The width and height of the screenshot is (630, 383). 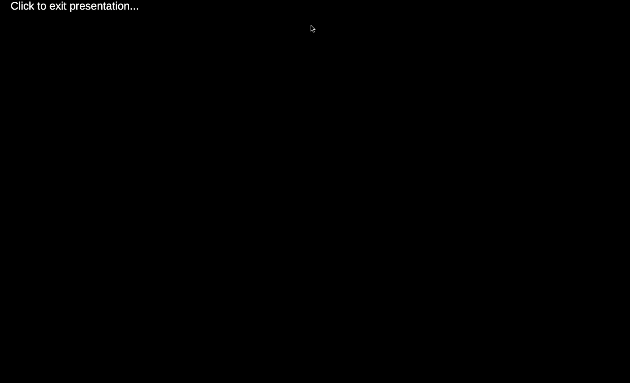 What do you see at coordinates (315, 29) in the screenshot?
I see `cursor` at bounding box center [315, 29].